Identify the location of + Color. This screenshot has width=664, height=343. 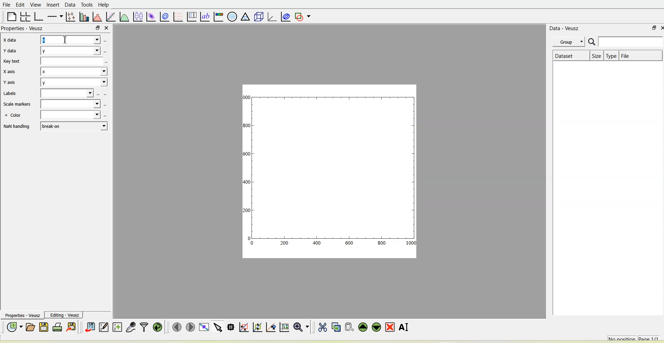
(13, 115).